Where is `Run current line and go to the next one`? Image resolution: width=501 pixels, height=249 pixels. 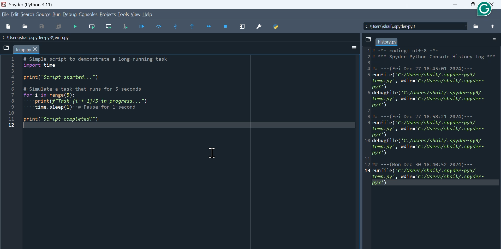
Run current line and go to the next one is located at coordinates (108, 27).